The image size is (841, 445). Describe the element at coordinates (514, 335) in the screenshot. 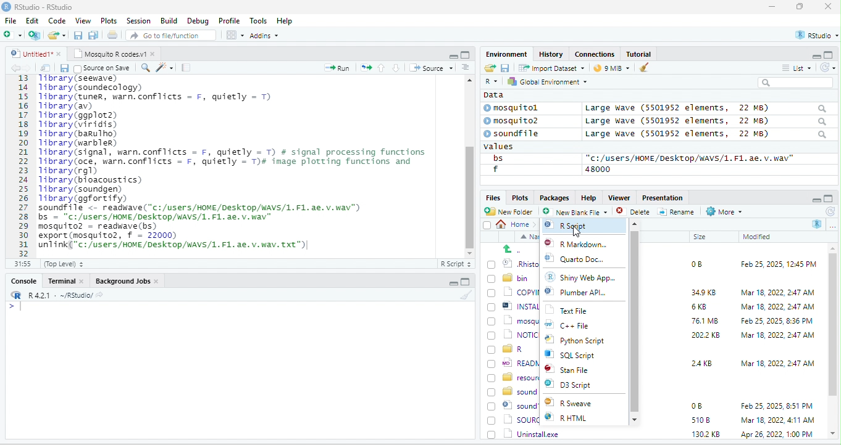

I see `(7) 1 NOTICE` at that location.